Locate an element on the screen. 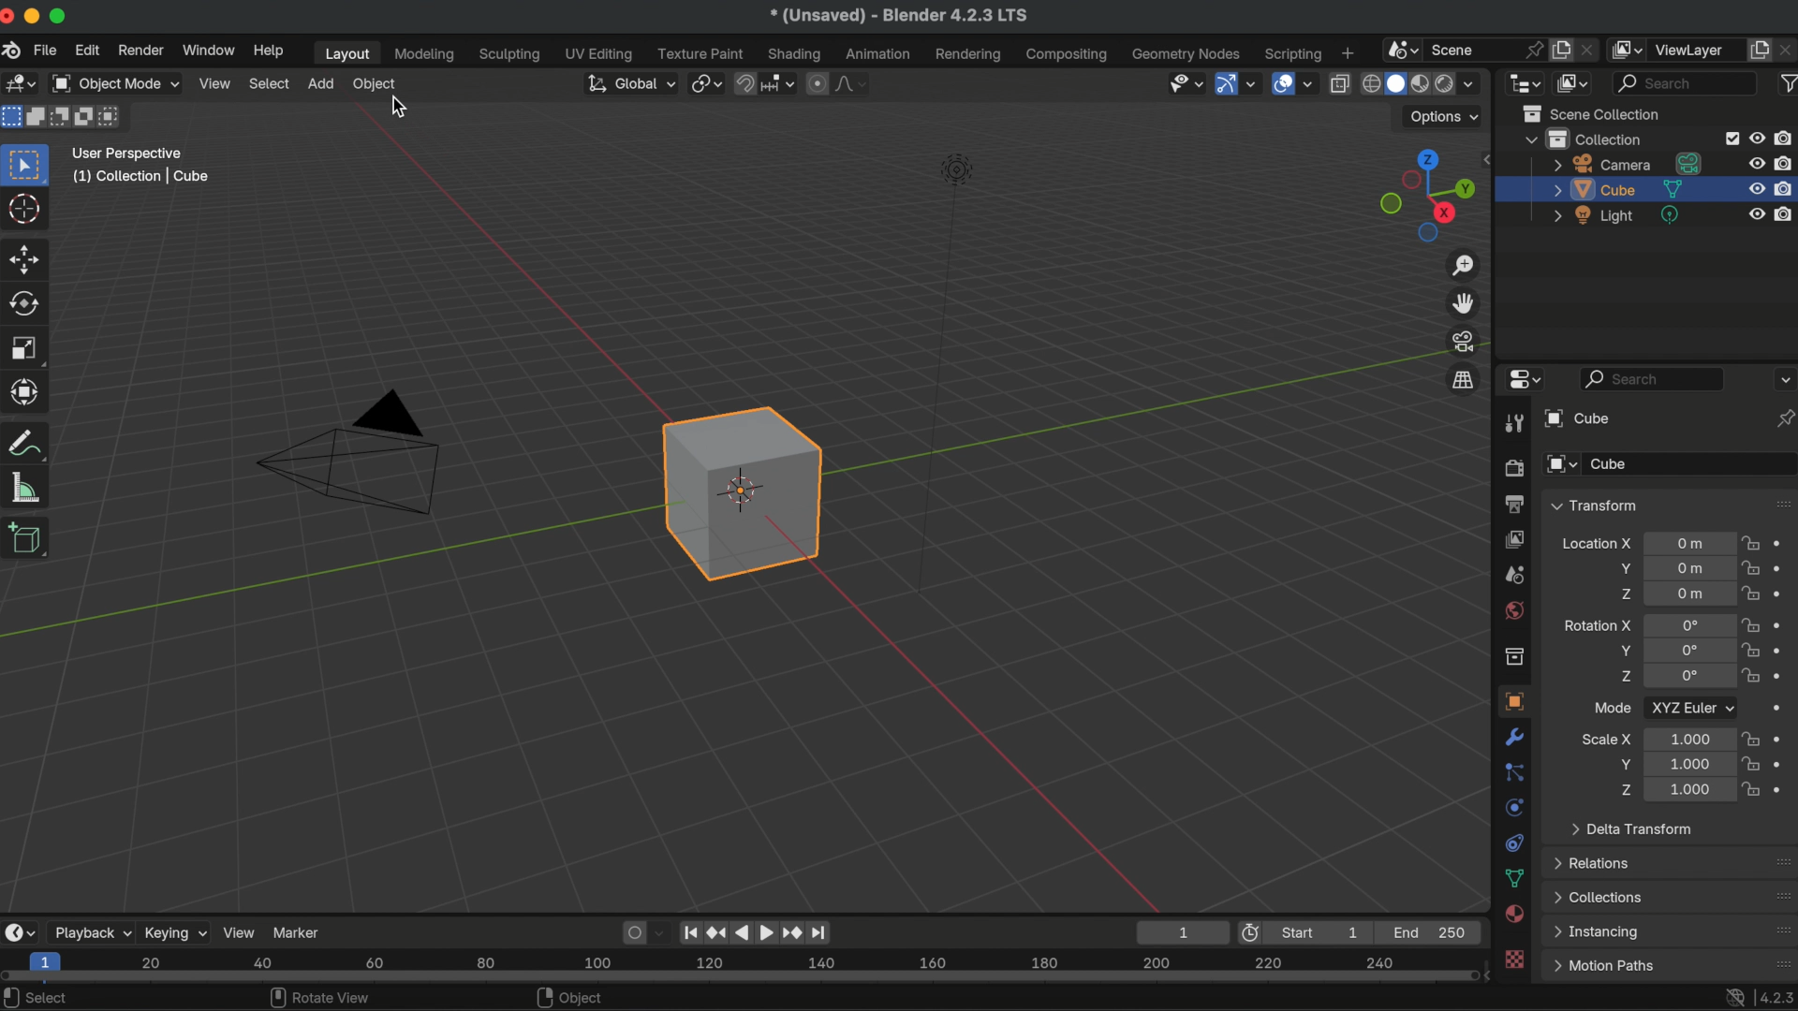 This screenshot has width=1798, height=1011. Cube is located at coordinates (1691, 464).